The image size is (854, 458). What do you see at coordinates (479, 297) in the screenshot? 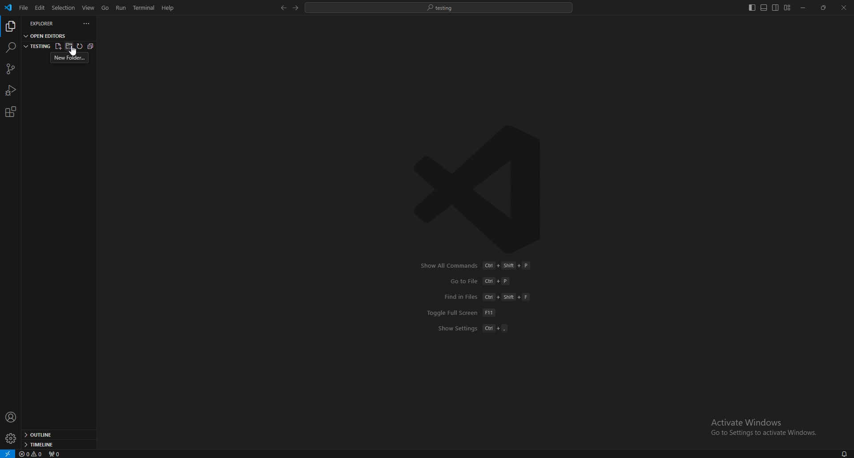
I see `shortcuts` at bounding box center [479, 297].